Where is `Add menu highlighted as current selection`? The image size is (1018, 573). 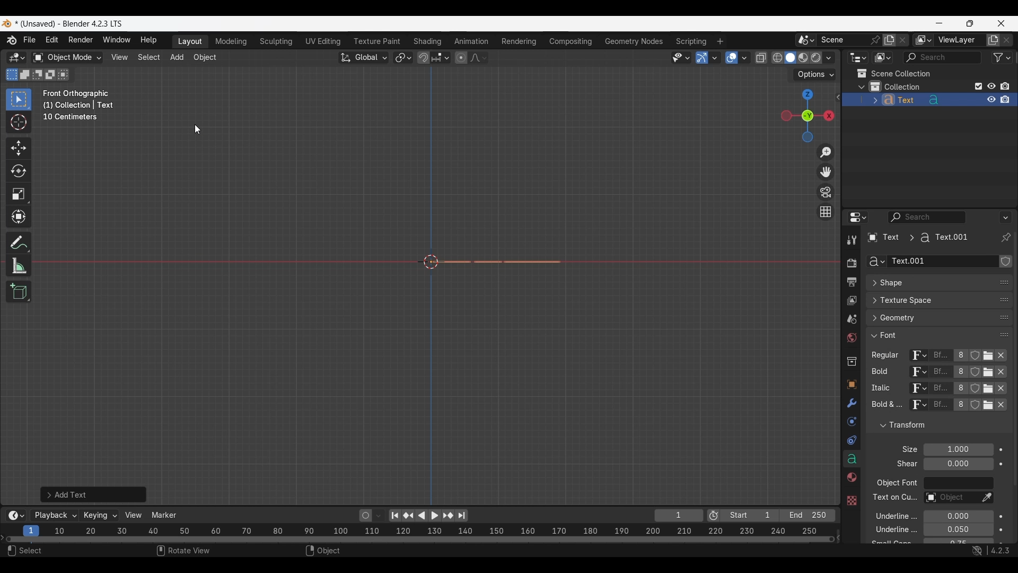
Add menu highlighted as current selection is located at coordinates (177, 58).